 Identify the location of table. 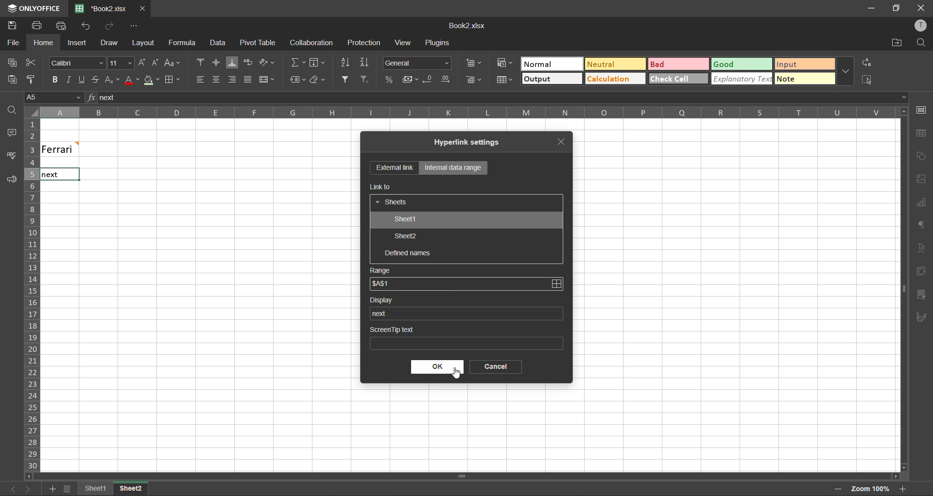
(921, 133).